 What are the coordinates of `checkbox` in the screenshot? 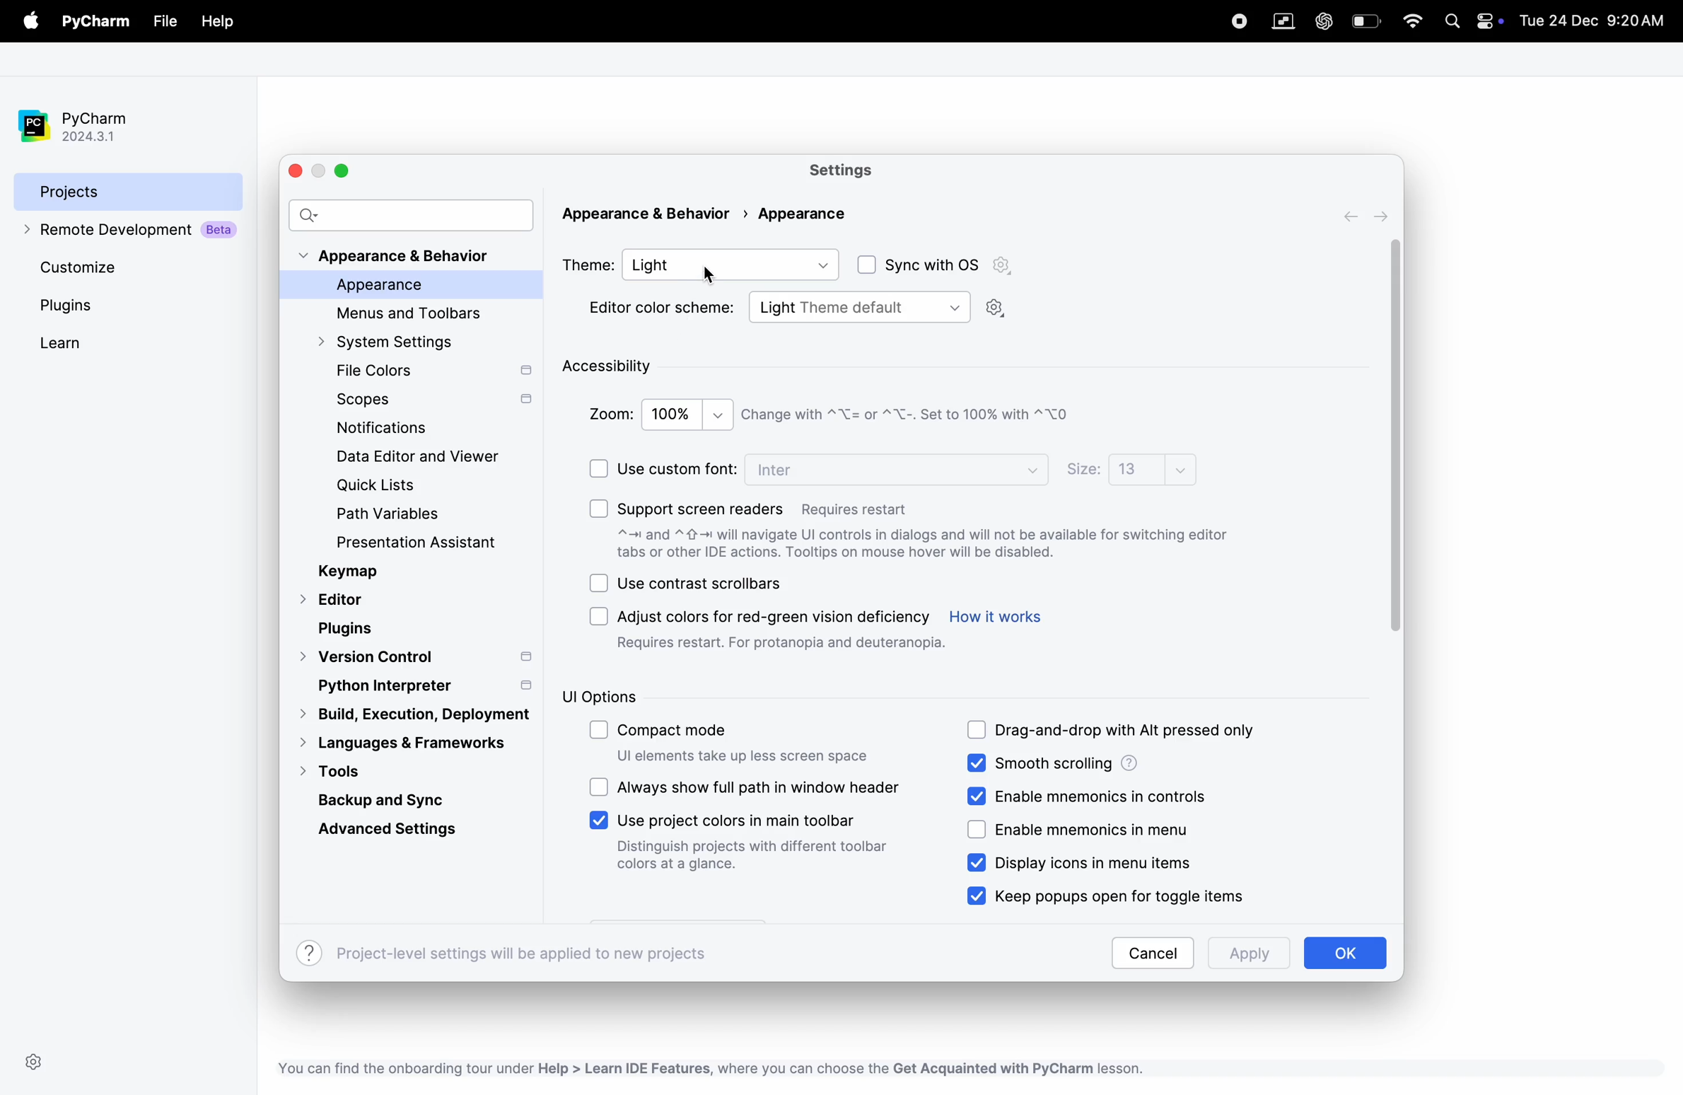 It's located at (977, 830).